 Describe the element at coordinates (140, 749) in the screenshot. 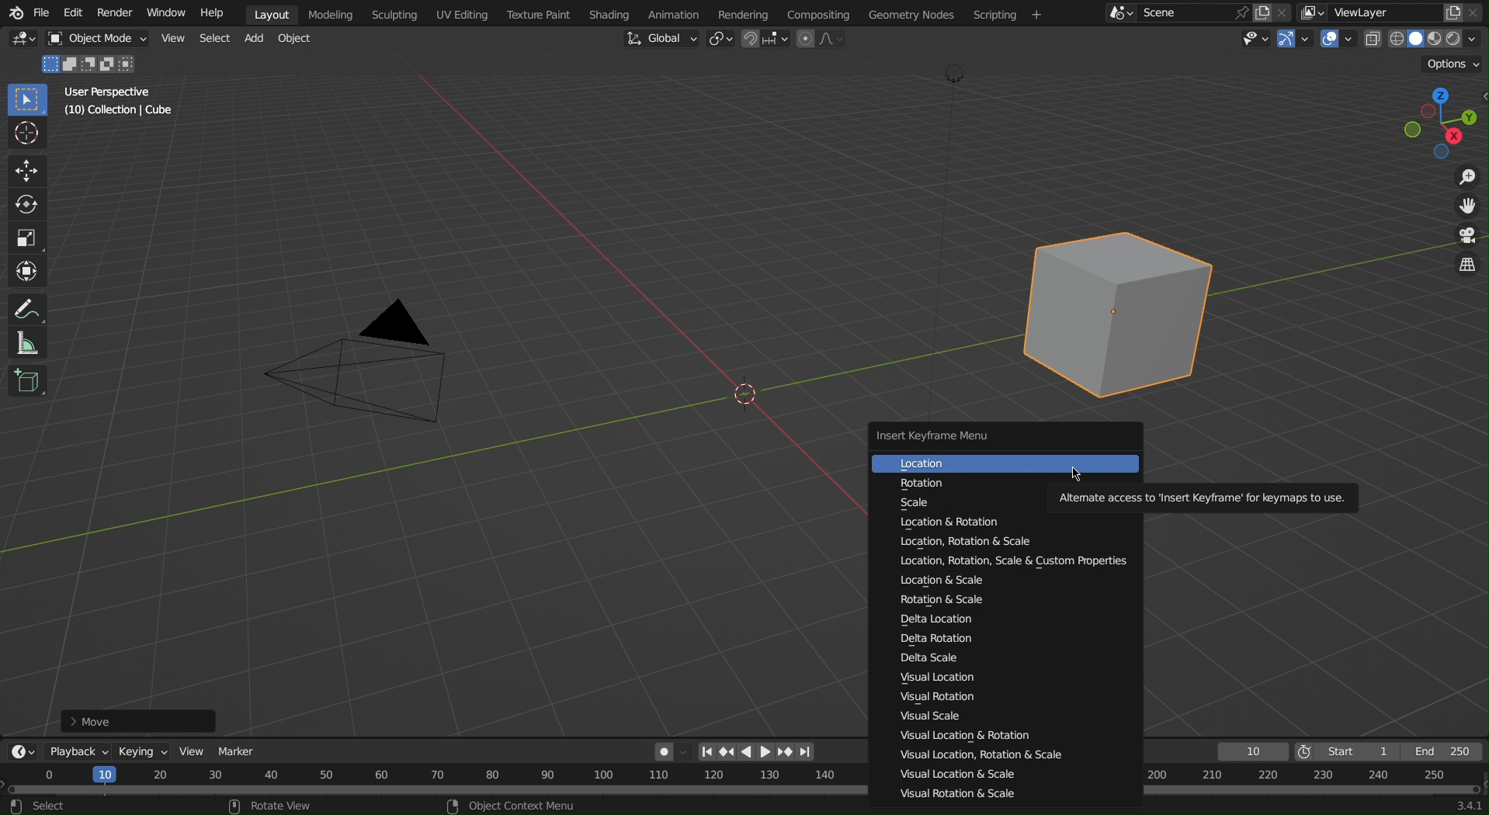

I see `Keying` at that location.